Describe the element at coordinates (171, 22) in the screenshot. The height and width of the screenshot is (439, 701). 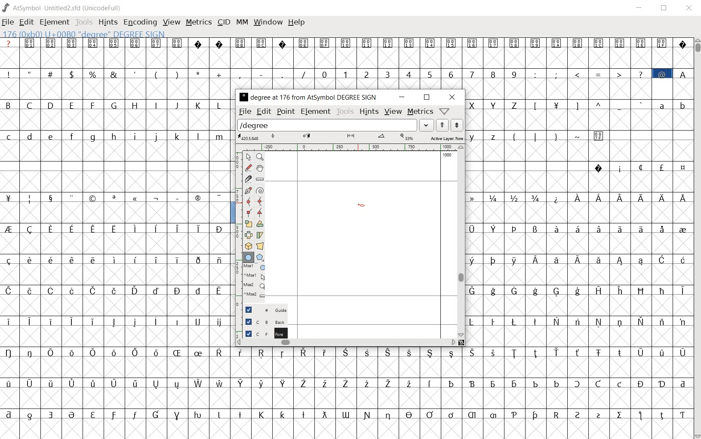
I see `view` at that location.